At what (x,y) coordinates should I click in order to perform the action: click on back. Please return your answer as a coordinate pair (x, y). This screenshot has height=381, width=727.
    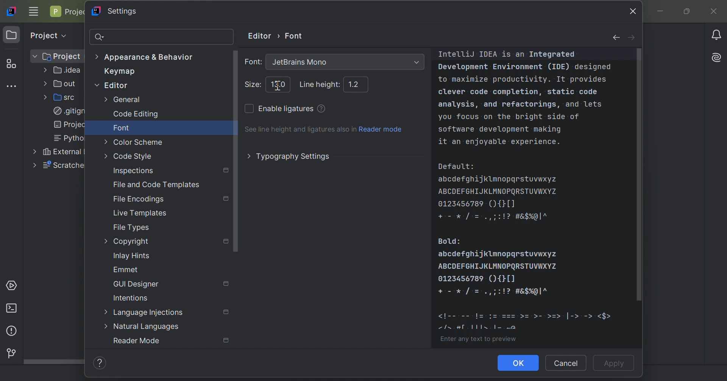
    Looking at the image, I should click on (613, 38).